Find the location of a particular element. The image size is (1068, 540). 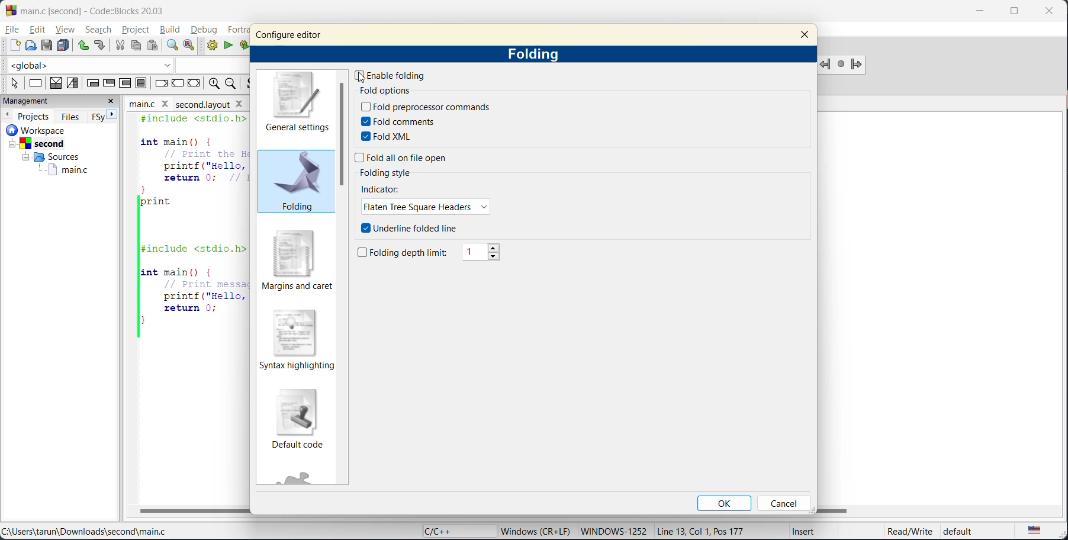

close is located at coordinates (806, 36).